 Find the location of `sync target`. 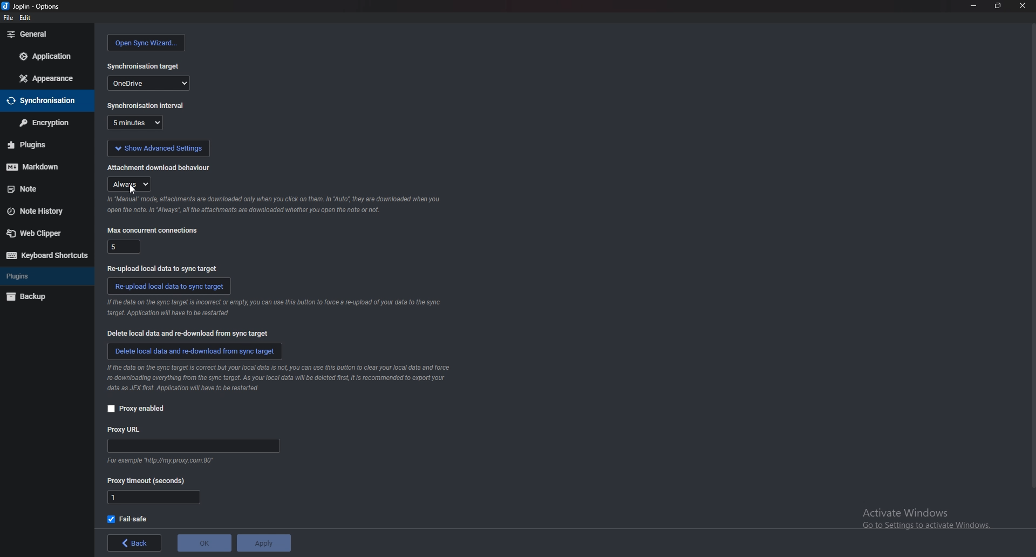

sync target is located at coordinates (144, 66).